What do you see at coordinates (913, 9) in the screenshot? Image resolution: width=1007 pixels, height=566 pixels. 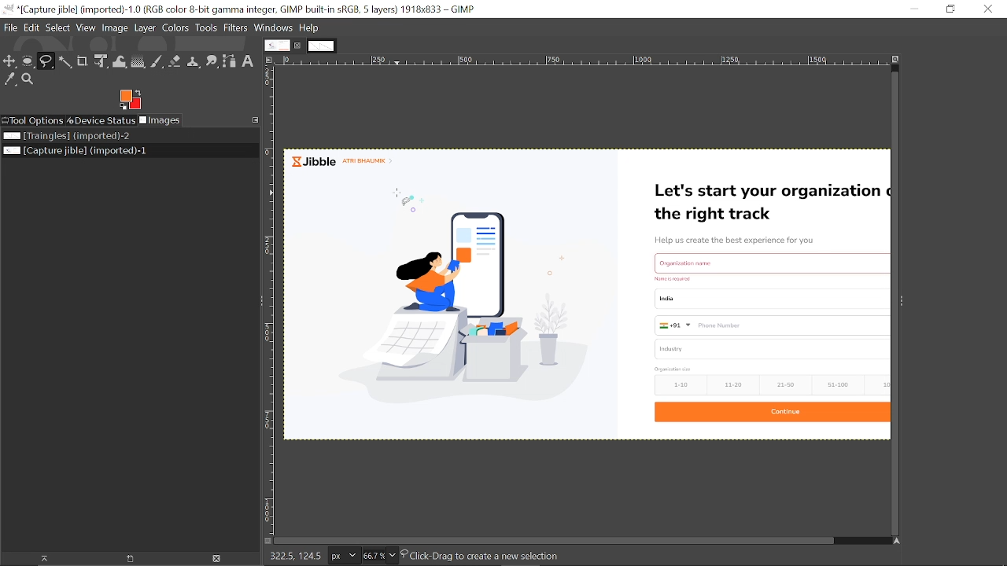 I see `Minimize` at bounding box center [913, 9].